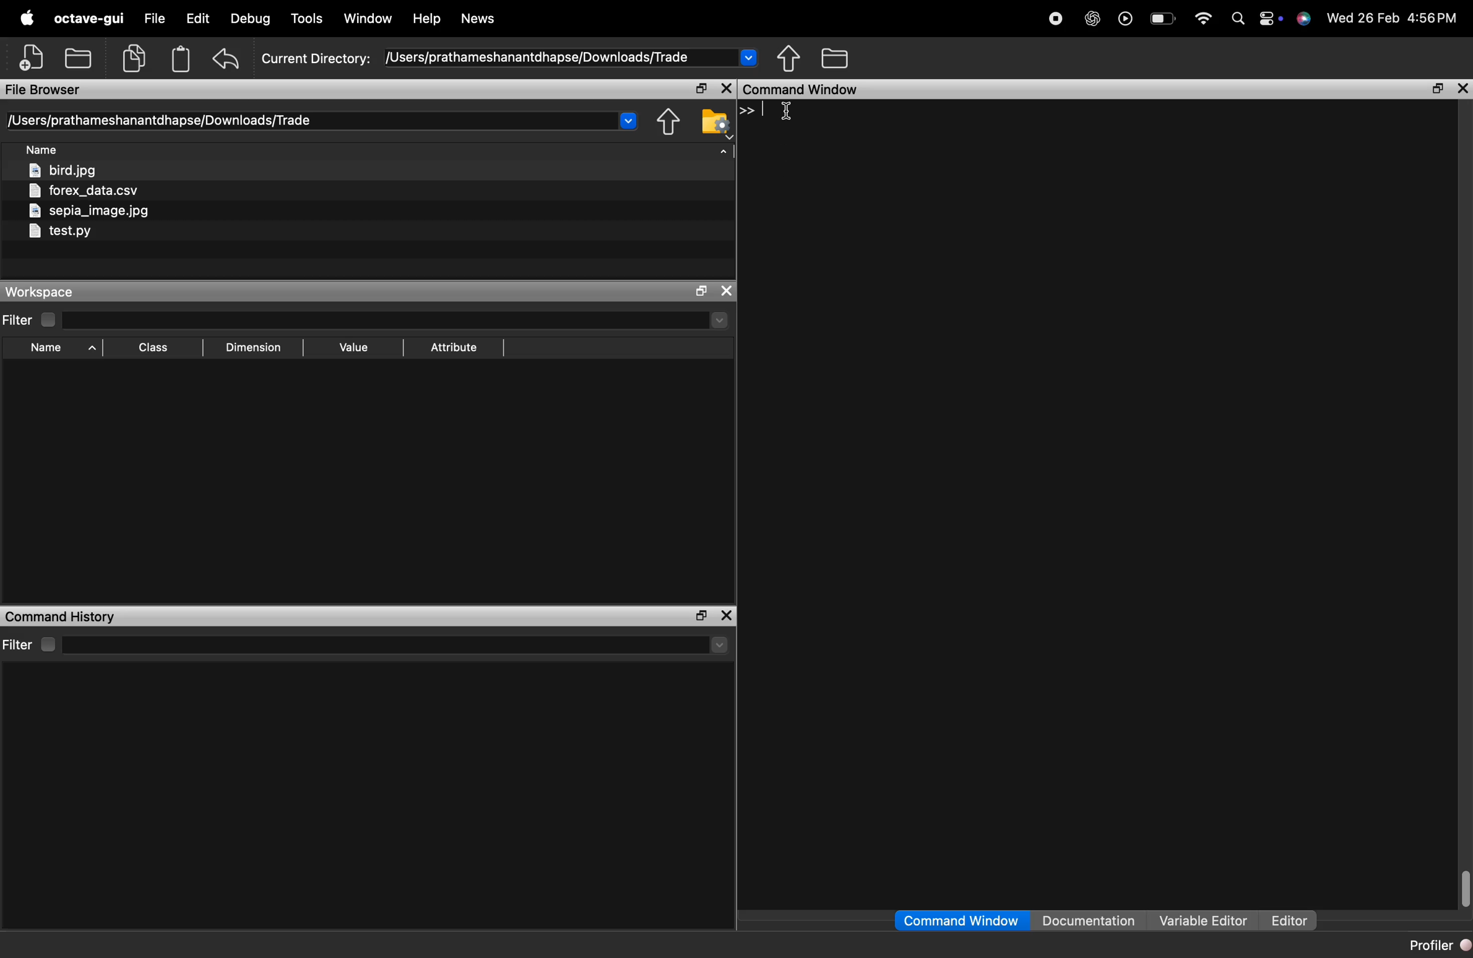  What do you see at coordinates (1164, 20) in the screenshot?
I see `Battery` at bounding box center [1164, 20].